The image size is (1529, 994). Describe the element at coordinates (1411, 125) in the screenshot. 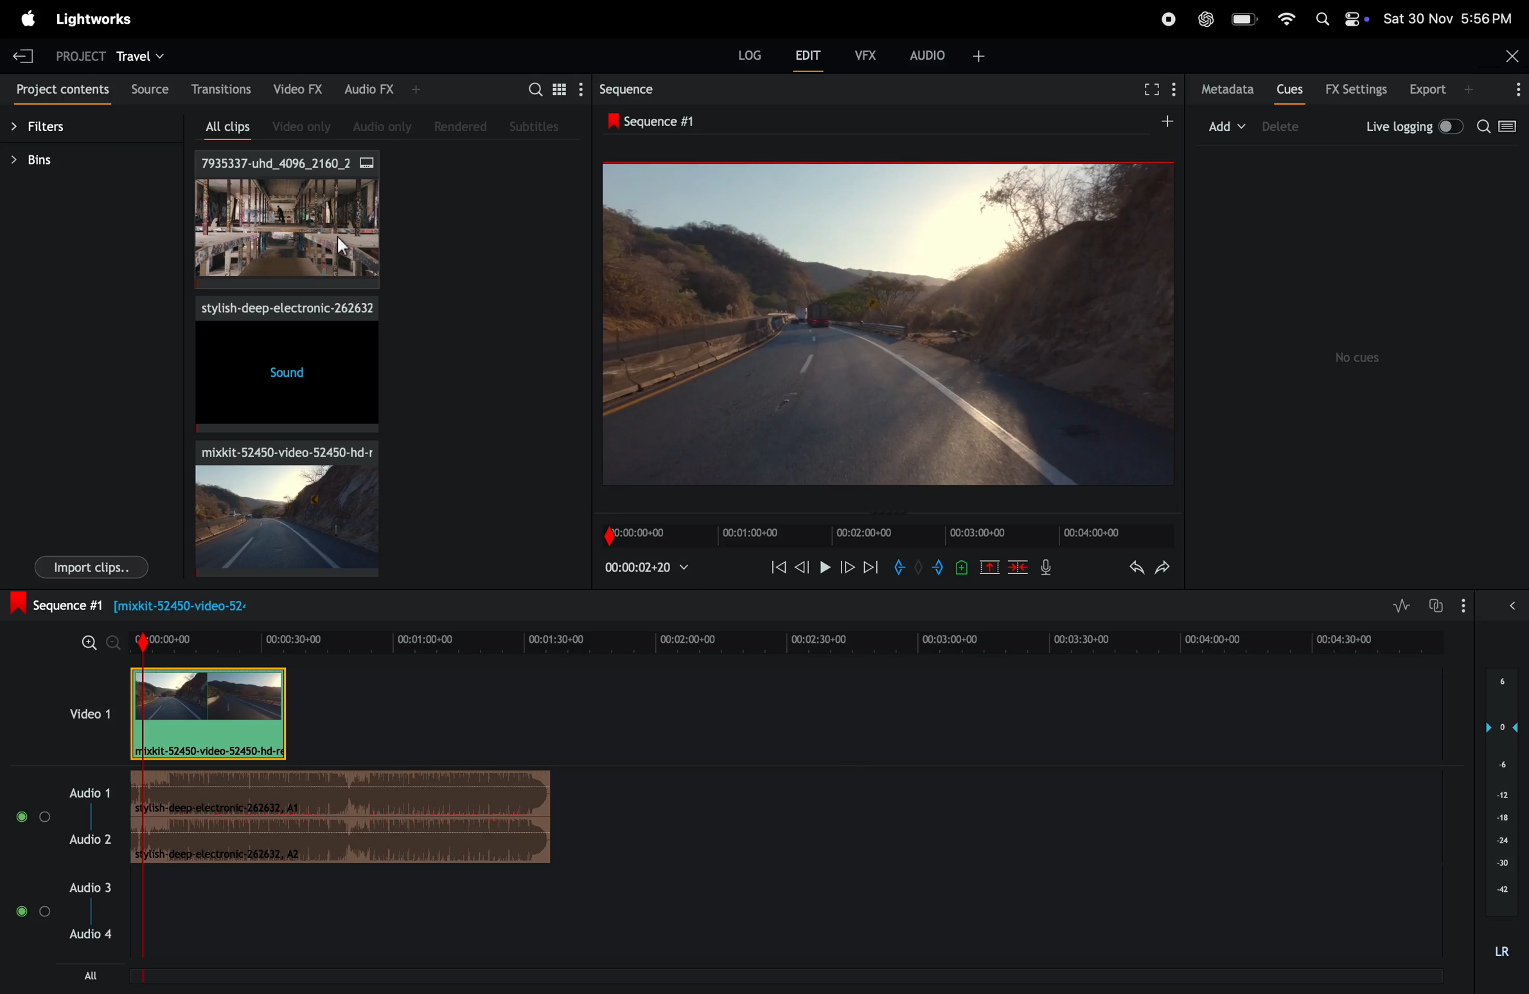

I see `live logging` at that location.